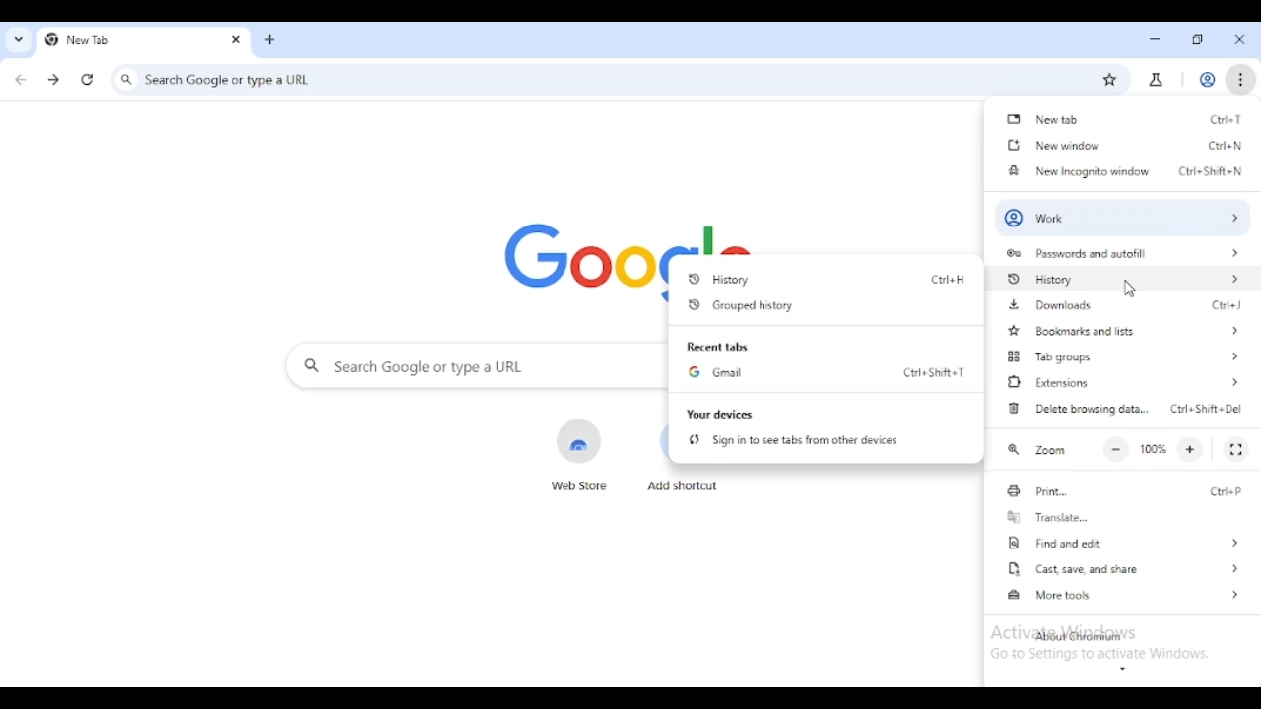  Describe the element at coordinates (1208, 409) in the screenshot. I see `shortcut for delete browsing data` at that location.